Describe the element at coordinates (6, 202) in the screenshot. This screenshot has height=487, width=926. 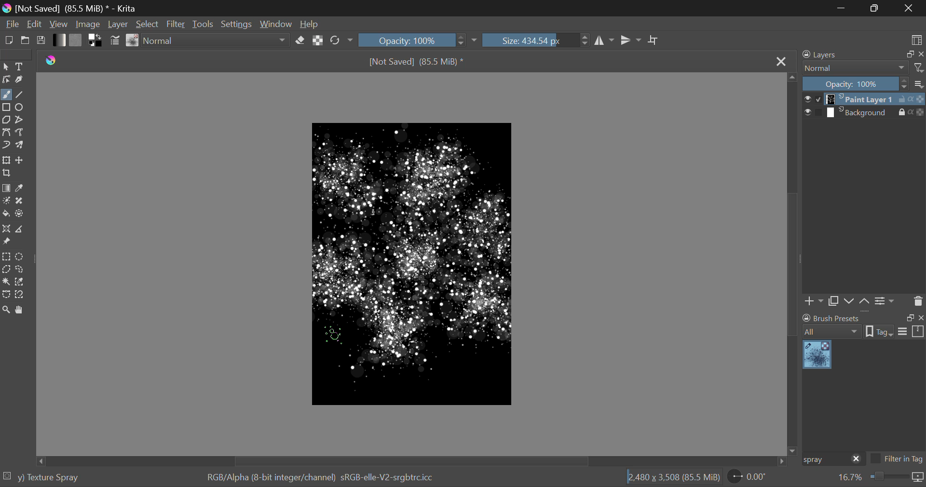
I see `Colorize Mask Tool` at that location.